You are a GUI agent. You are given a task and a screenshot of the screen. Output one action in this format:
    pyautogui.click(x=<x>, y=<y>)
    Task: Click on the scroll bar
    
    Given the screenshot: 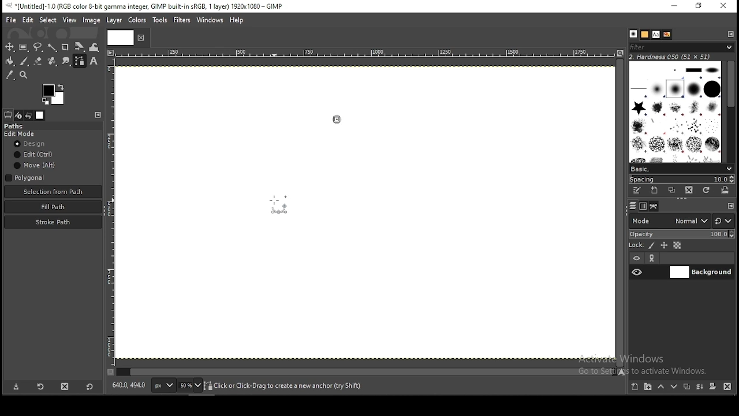 What is the action you would take?
    pyautogui.click(x=619, y=213)
    